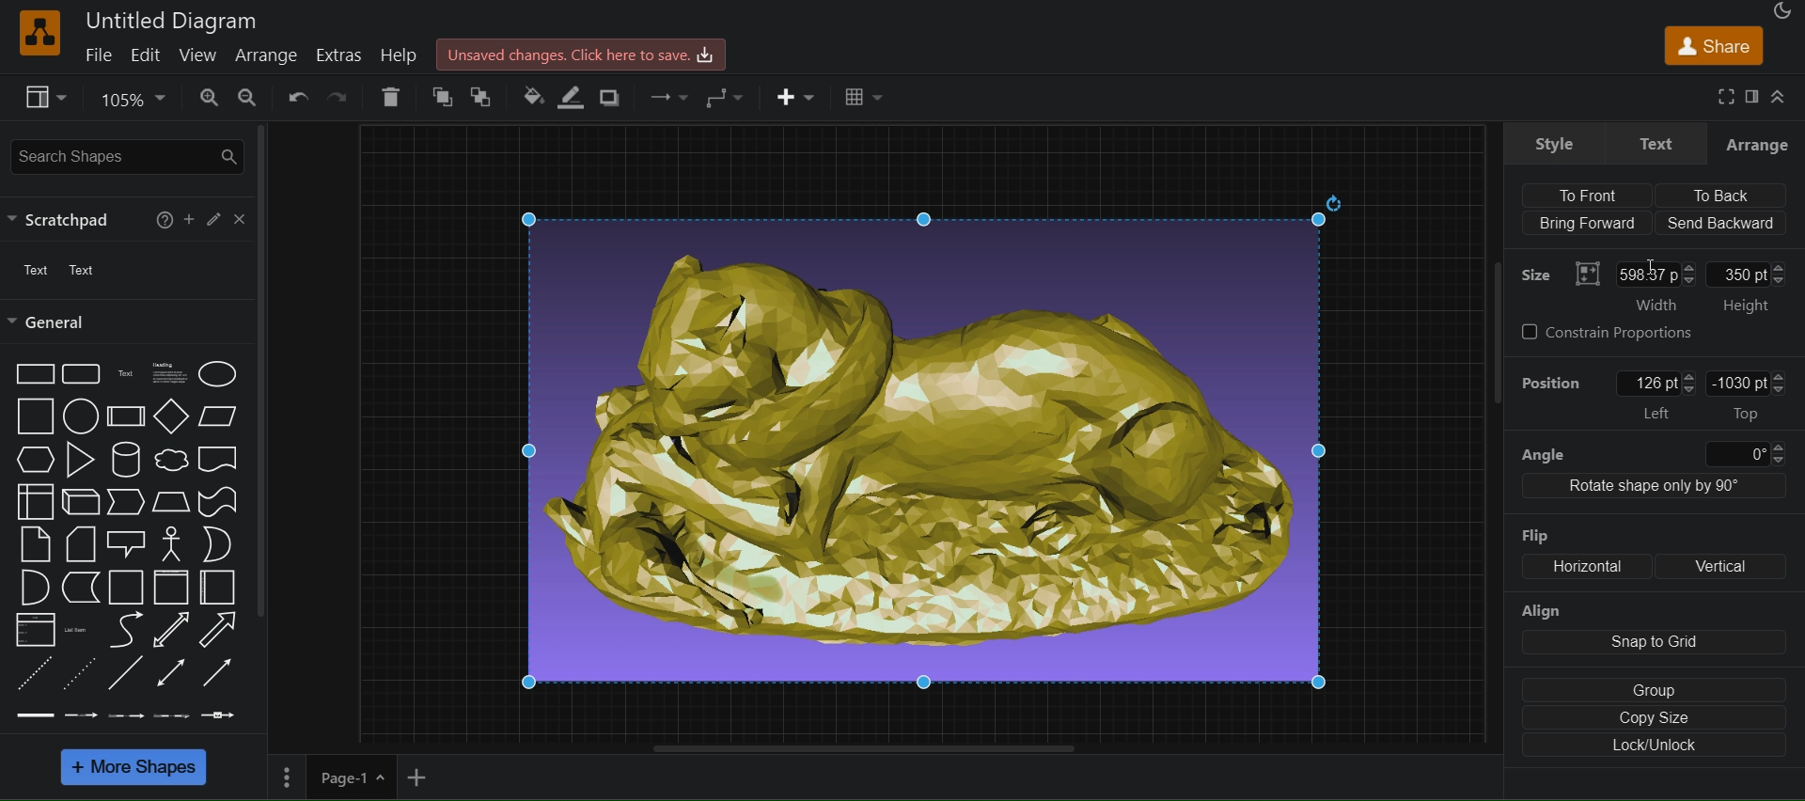  Describe the element at coordinates (852, 747) in the screenshot. I see `horizontal scroll bar` at that location.